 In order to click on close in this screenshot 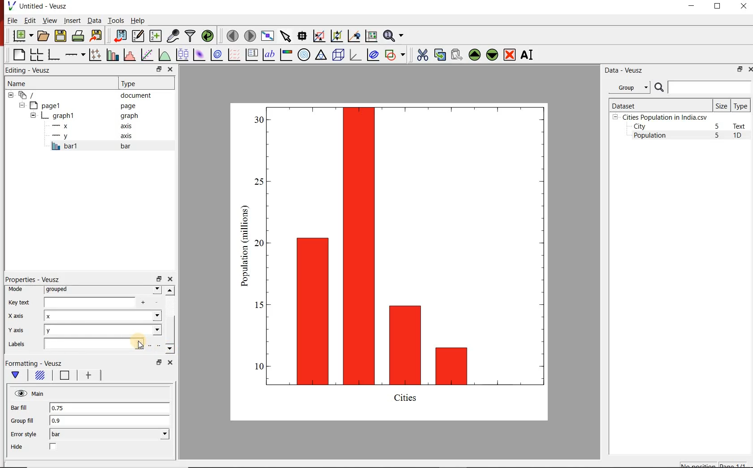, I will do `click(170, 279)`.